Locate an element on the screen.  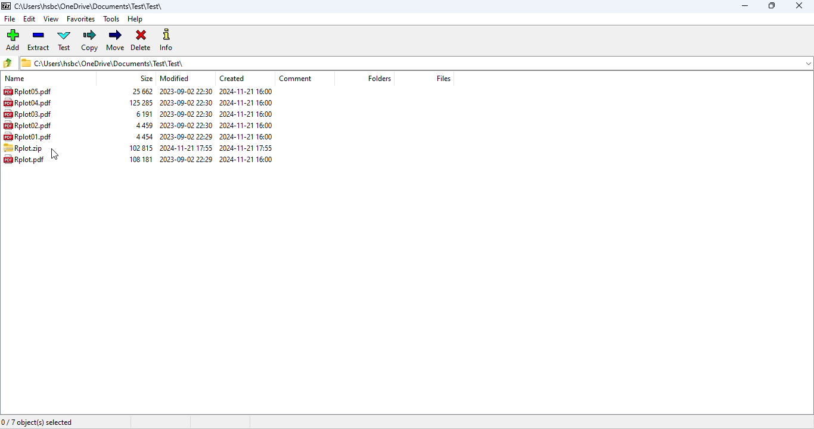
move is located at coordinates (116, 40).